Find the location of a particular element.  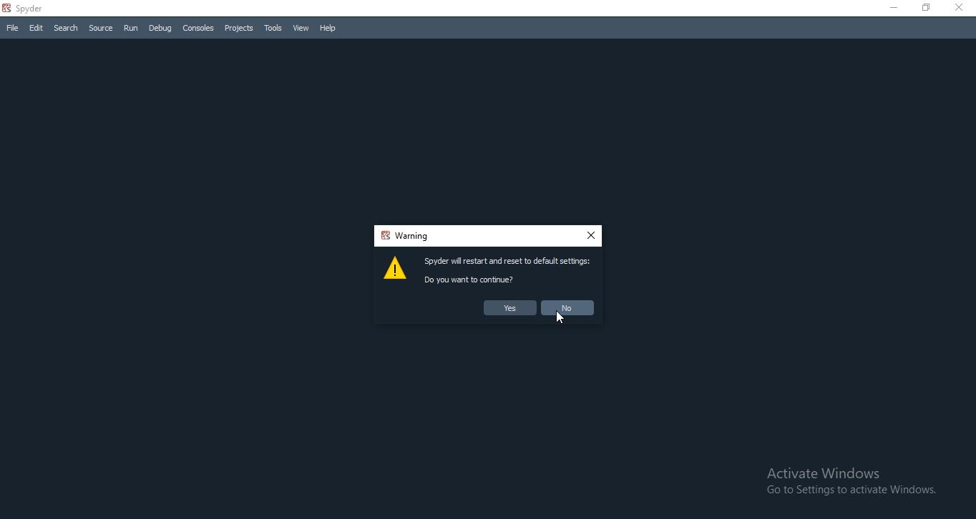

Activate Windows
Go to Settings to activate Windows. is located at coordinates (857, 484).